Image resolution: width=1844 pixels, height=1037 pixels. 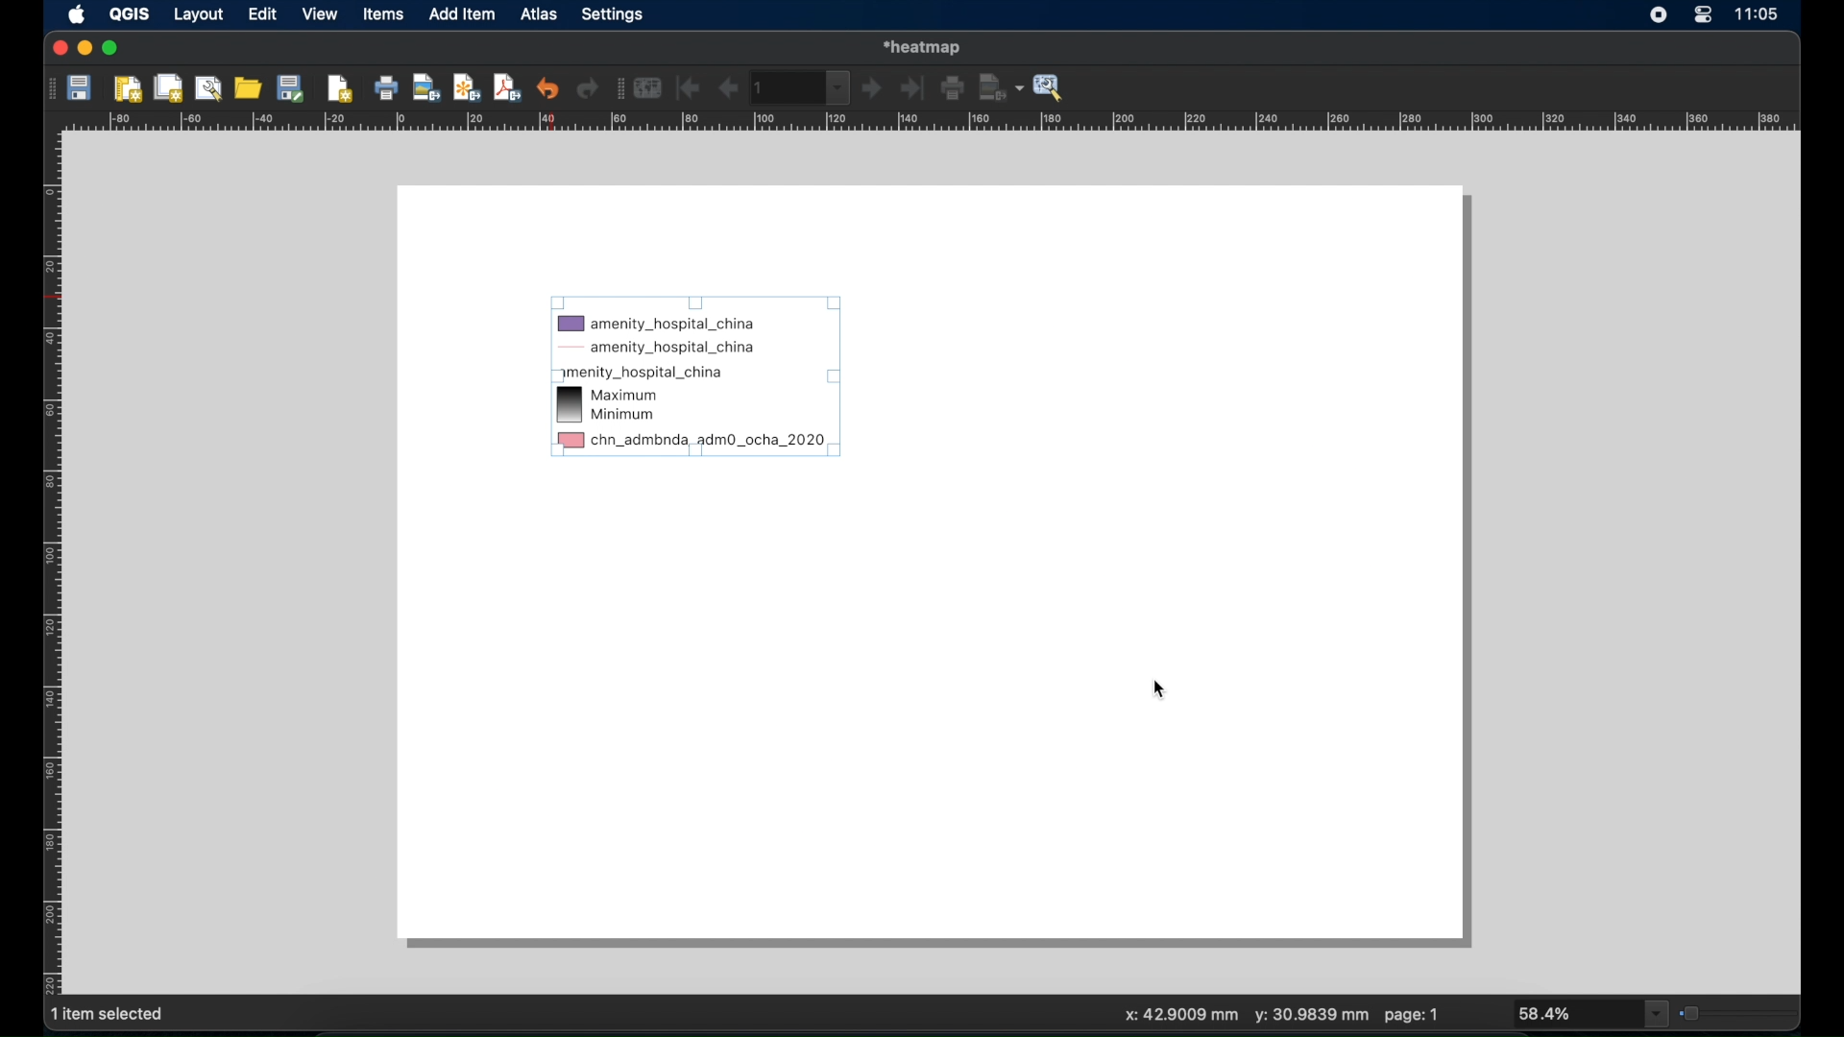 What do you see at coordinates (1002, 86) in the screenshot?
I see `export atlas as image` at bounding box center [1002, 86].